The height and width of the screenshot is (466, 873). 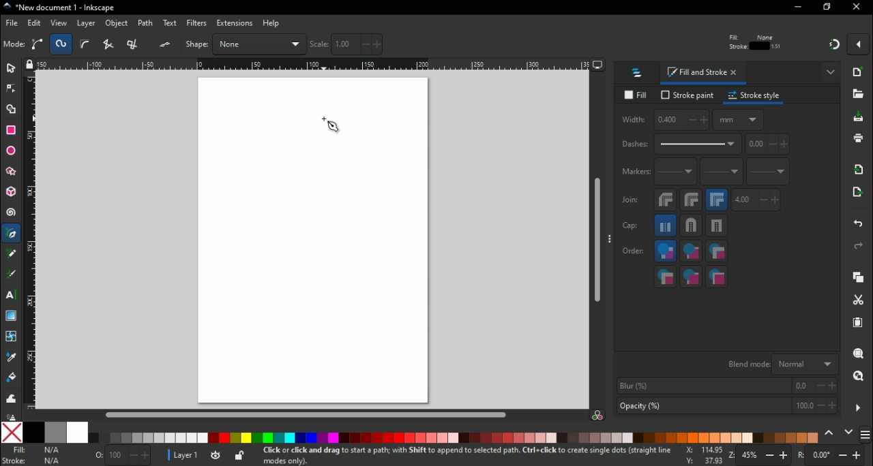 I want to click on stroke paint, so click(x=686, y=99).